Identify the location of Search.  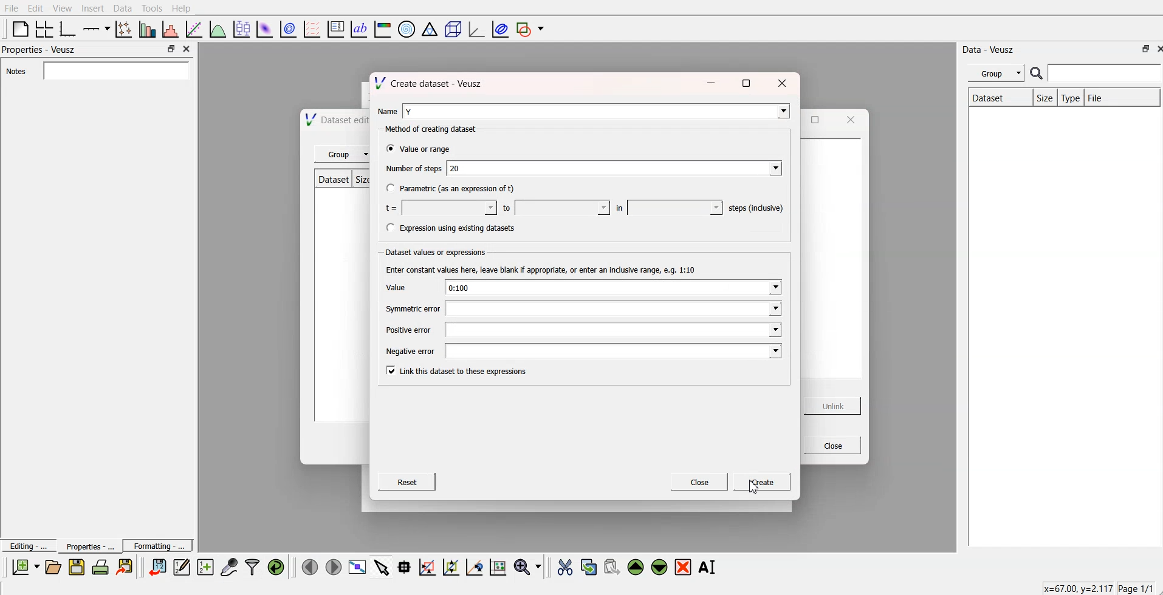
(1096, 73).